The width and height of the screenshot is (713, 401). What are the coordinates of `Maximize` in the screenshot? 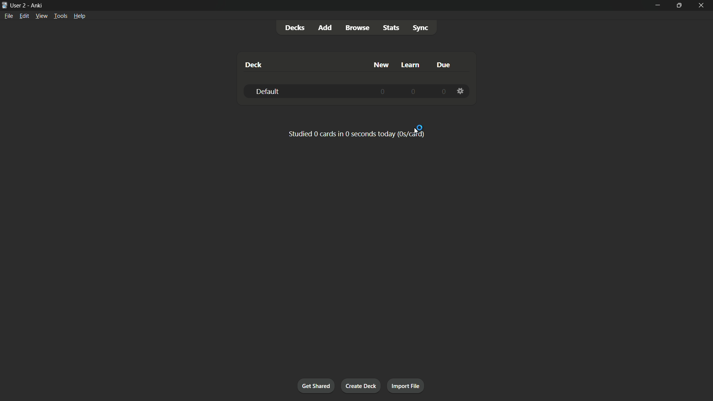 It's located at (678, 6).